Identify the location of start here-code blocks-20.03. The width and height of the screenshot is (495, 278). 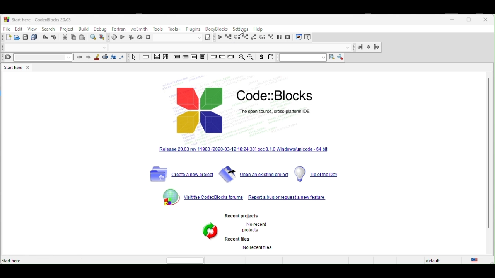
(38, 19).